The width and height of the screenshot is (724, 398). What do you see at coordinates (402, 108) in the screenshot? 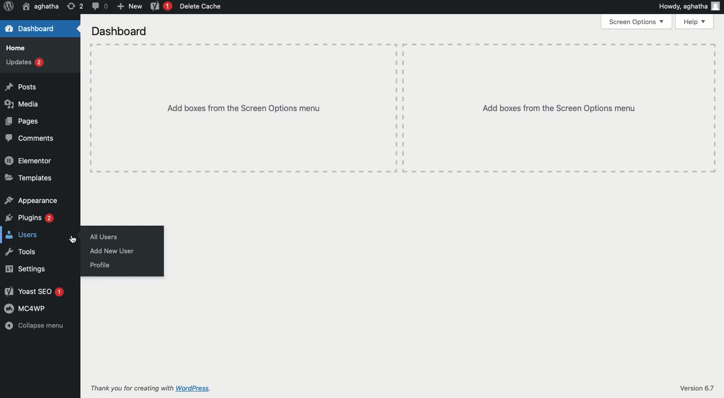
I see `Add boxes from the screen options menu` at bounding box center [402, 108].